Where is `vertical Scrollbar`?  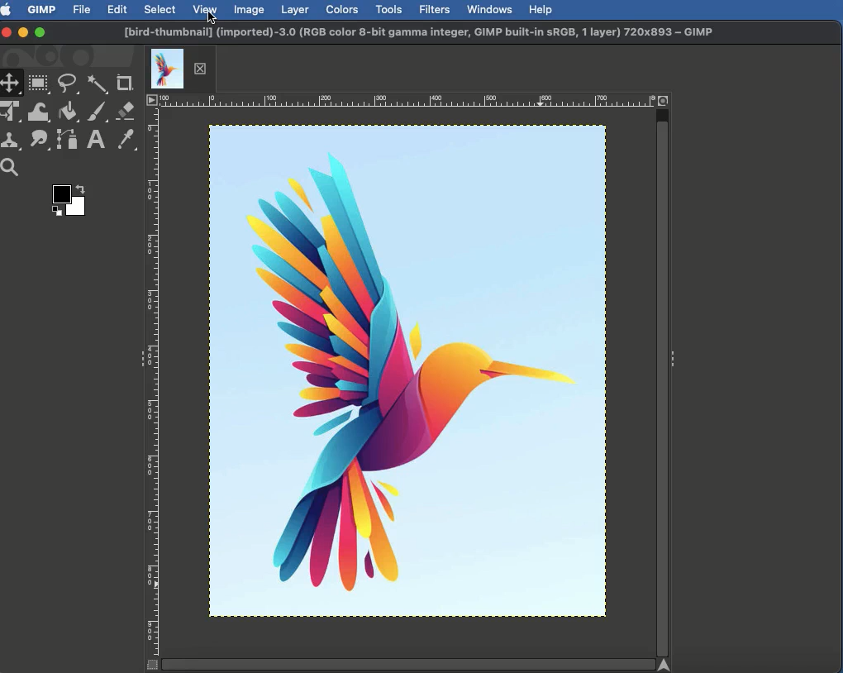 vertical Scrollbar is located at coordinates (663, 382).